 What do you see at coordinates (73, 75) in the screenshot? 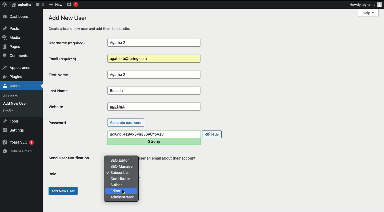
I see `First Name` at bounding box center [73, 75].